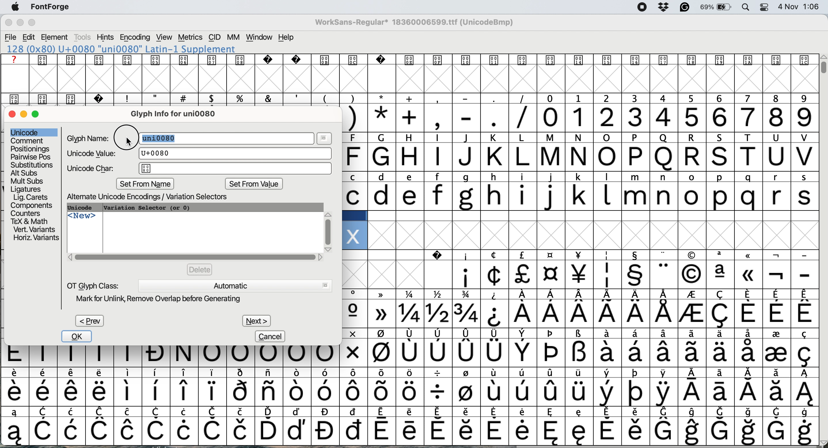 This screenshot has width=828, height=448. I want to click on control center, so click(763, 7).